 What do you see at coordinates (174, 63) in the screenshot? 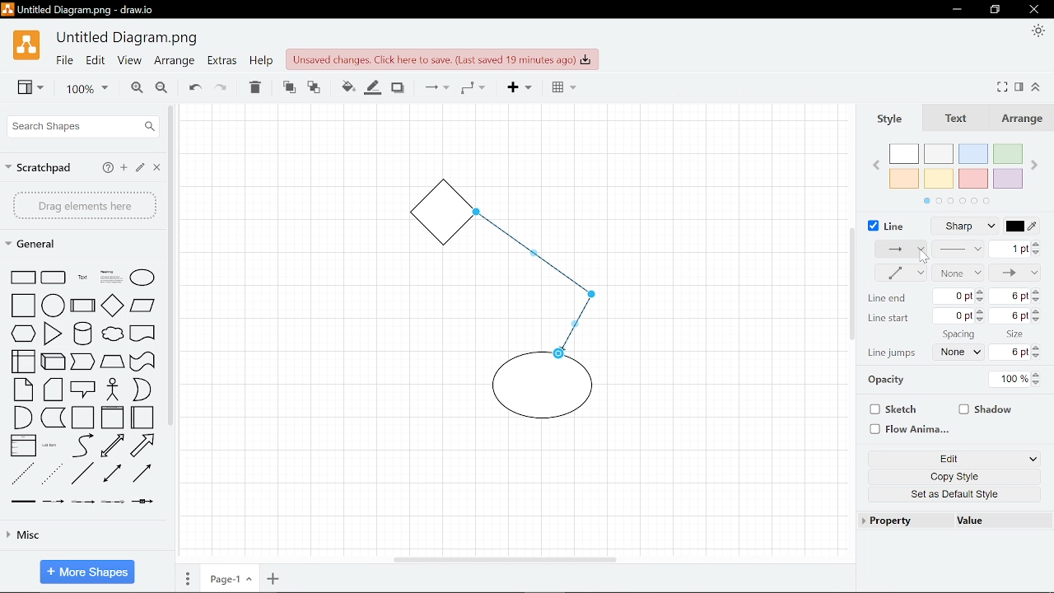
I see `Arrange` at bounding box center [174, 63].